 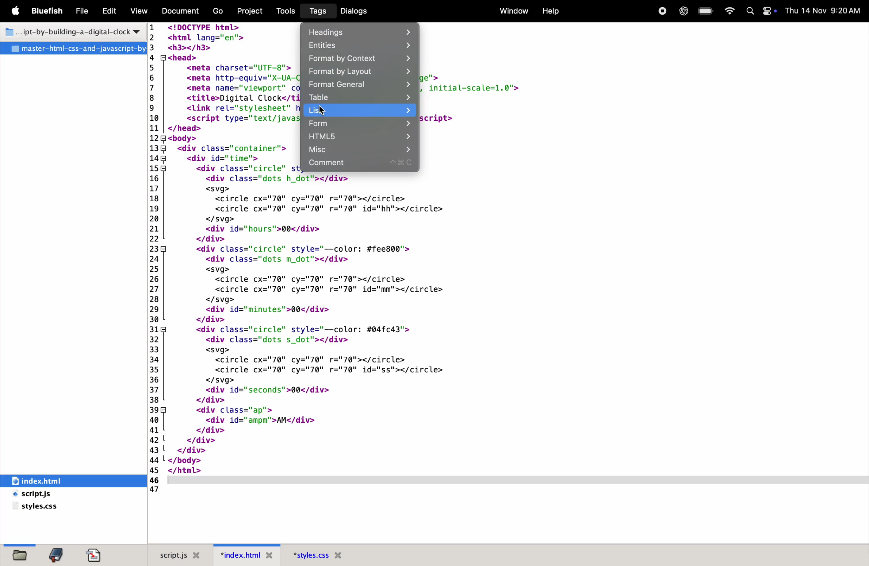 What do you see at coordinates (253, 10) in the screenshot?
I see `Projects` at bounding box center [253, 10].